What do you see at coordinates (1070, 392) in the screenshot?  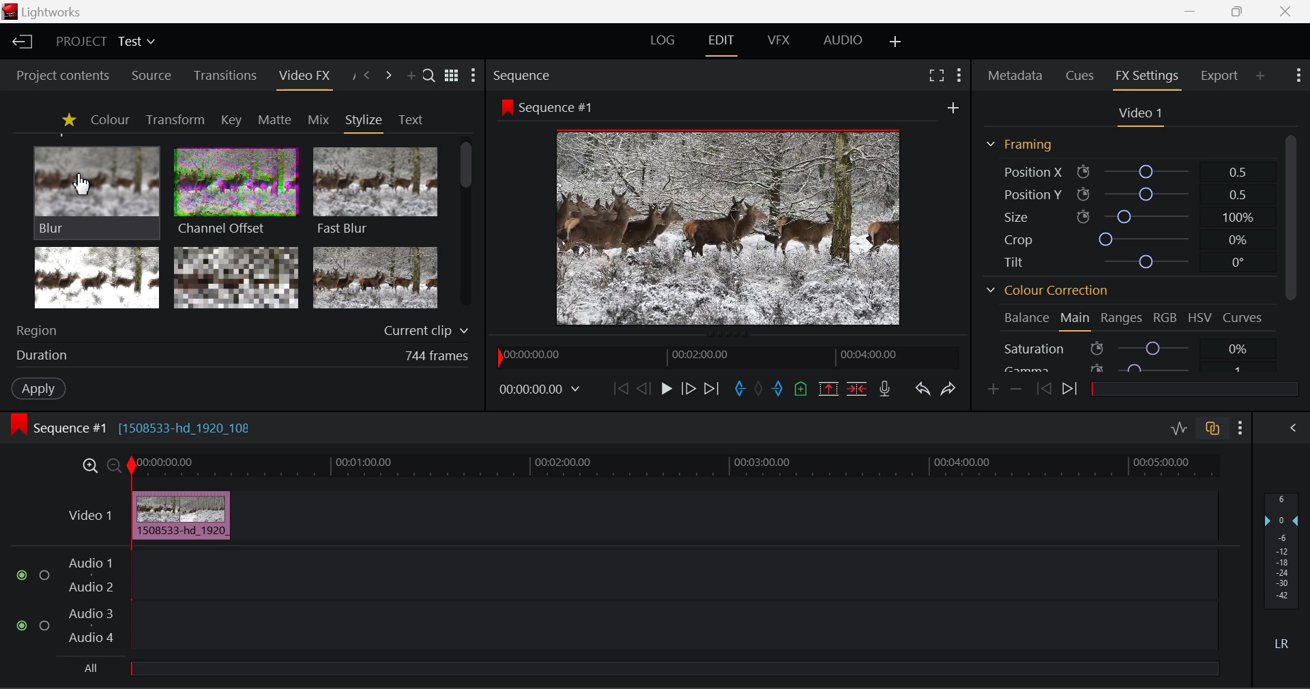 I see `Next keyframe` at bounding box center [1070, 392].